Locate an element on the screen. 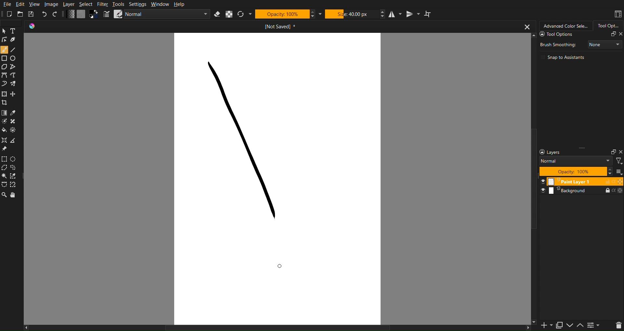 This screenshot has width=624, height=331. Snap to Assistants is located at coordinates (564, 57).